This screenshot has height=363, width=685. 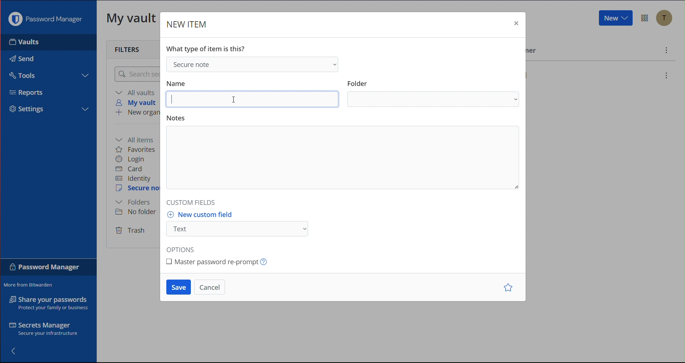 What do you see at coordinates (129, 169) in the screenshot?
I see `Card` at bounding box center [129, 169].